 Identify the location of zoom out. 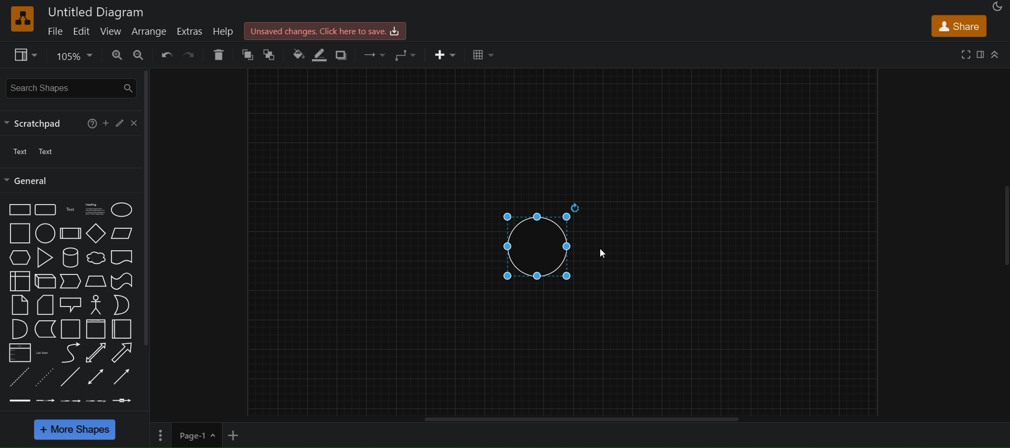
(139, 55).